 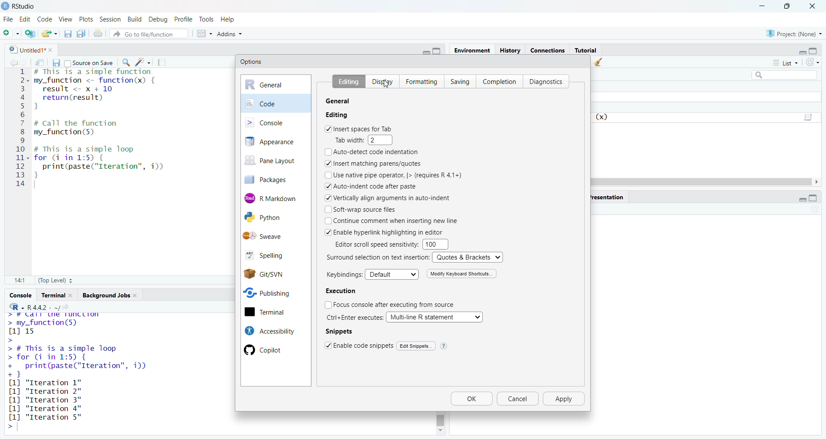 I want to click on Surround selection on text insertion: Quotes & Brackets, so click(x=414, y=258).